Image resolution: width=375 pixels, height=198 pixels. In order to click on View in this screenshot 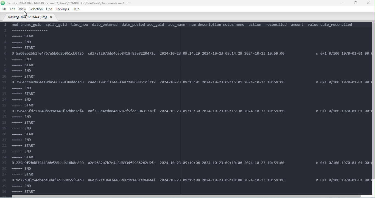, I will do `click(23, 9)`.